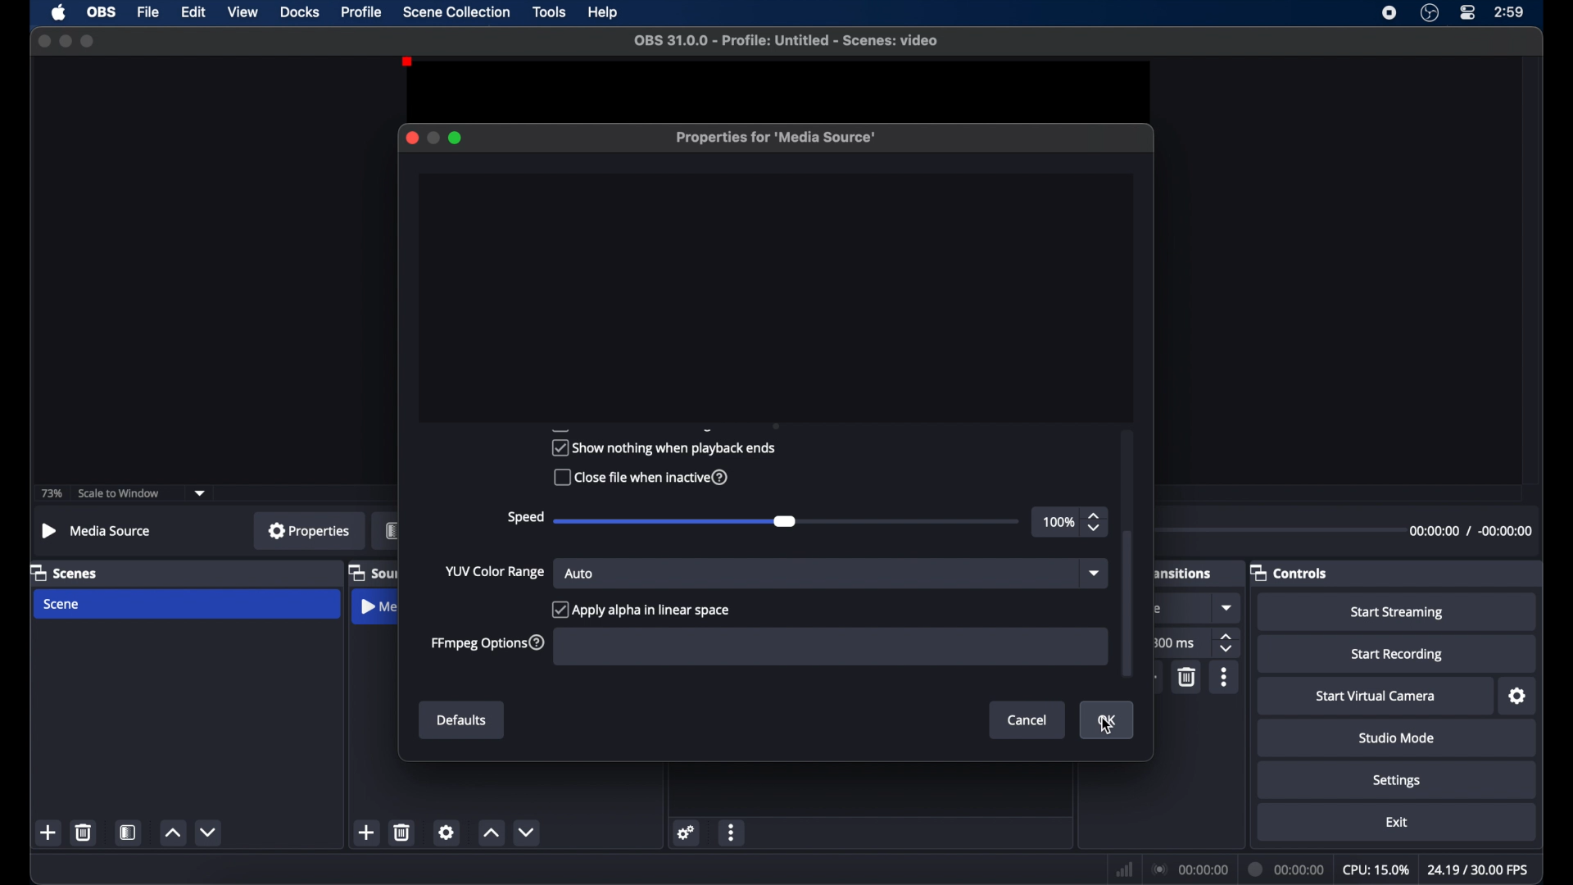 The height and width of the screenshot is (885, 1573). I want to click on 300 ms, so click(1174, 642).